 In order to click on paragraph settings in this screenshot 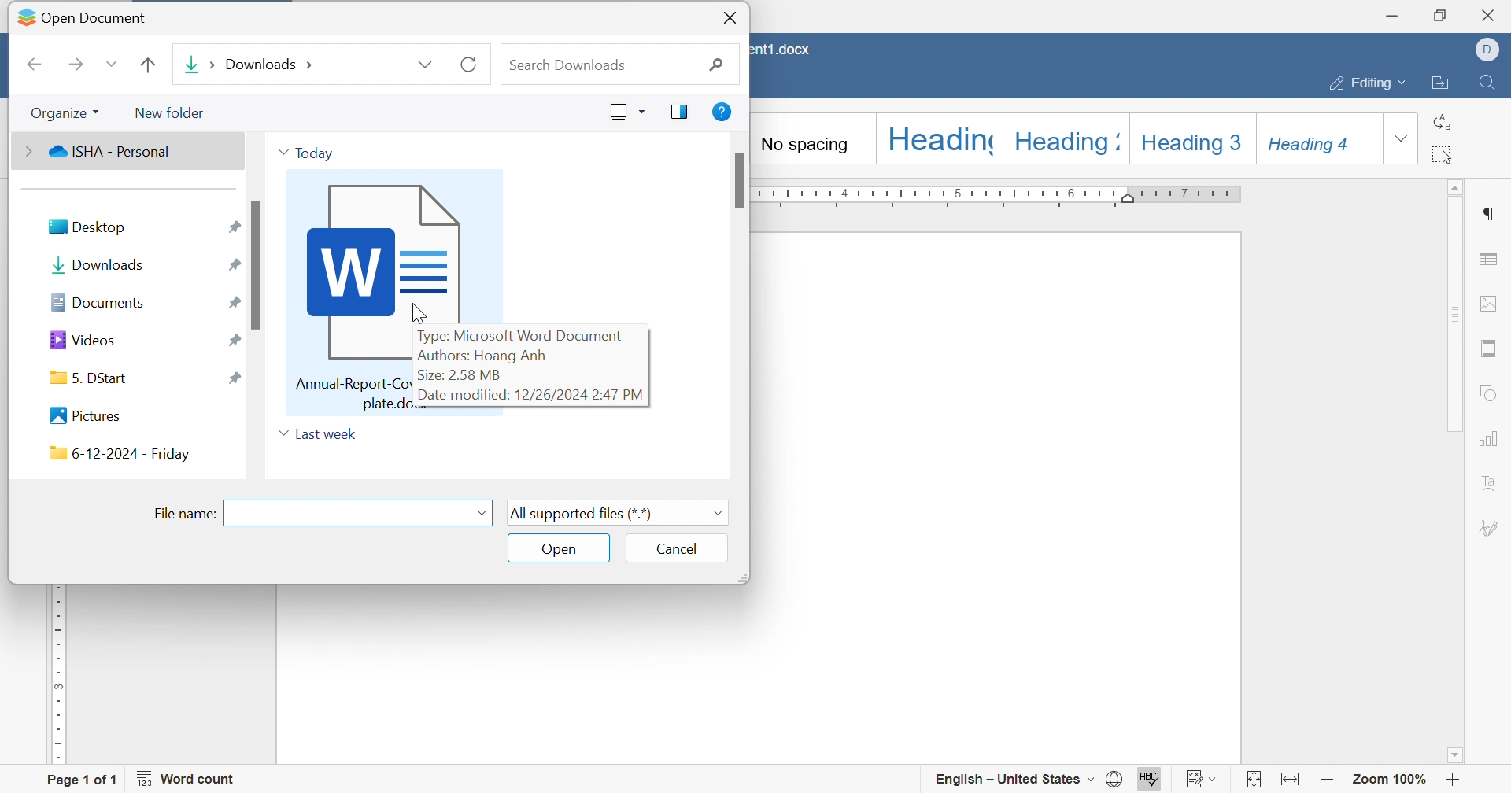, I will do `click(1487, 213)`.